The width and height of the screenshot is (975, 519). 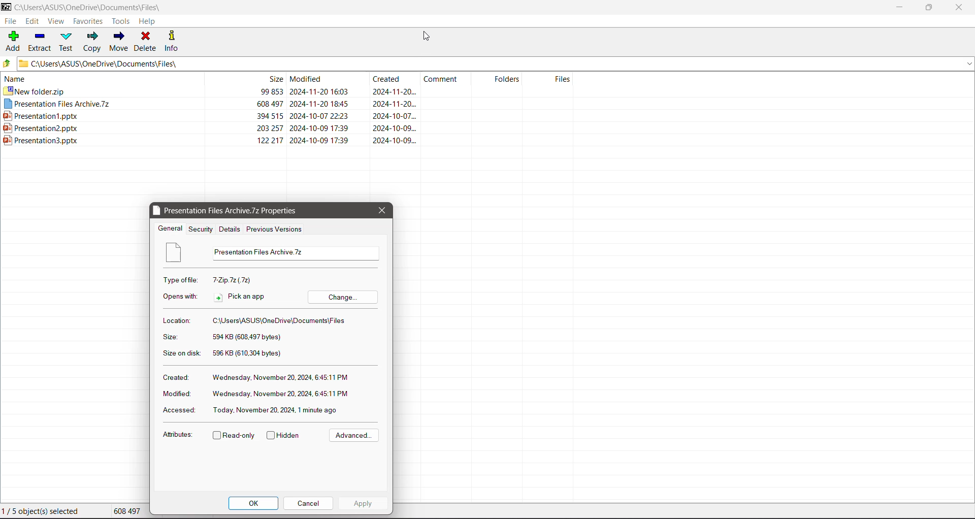 What do you see at coordinates (34, 21) in the screenshot?
I see `Edit` at bounding box center [34, 21].